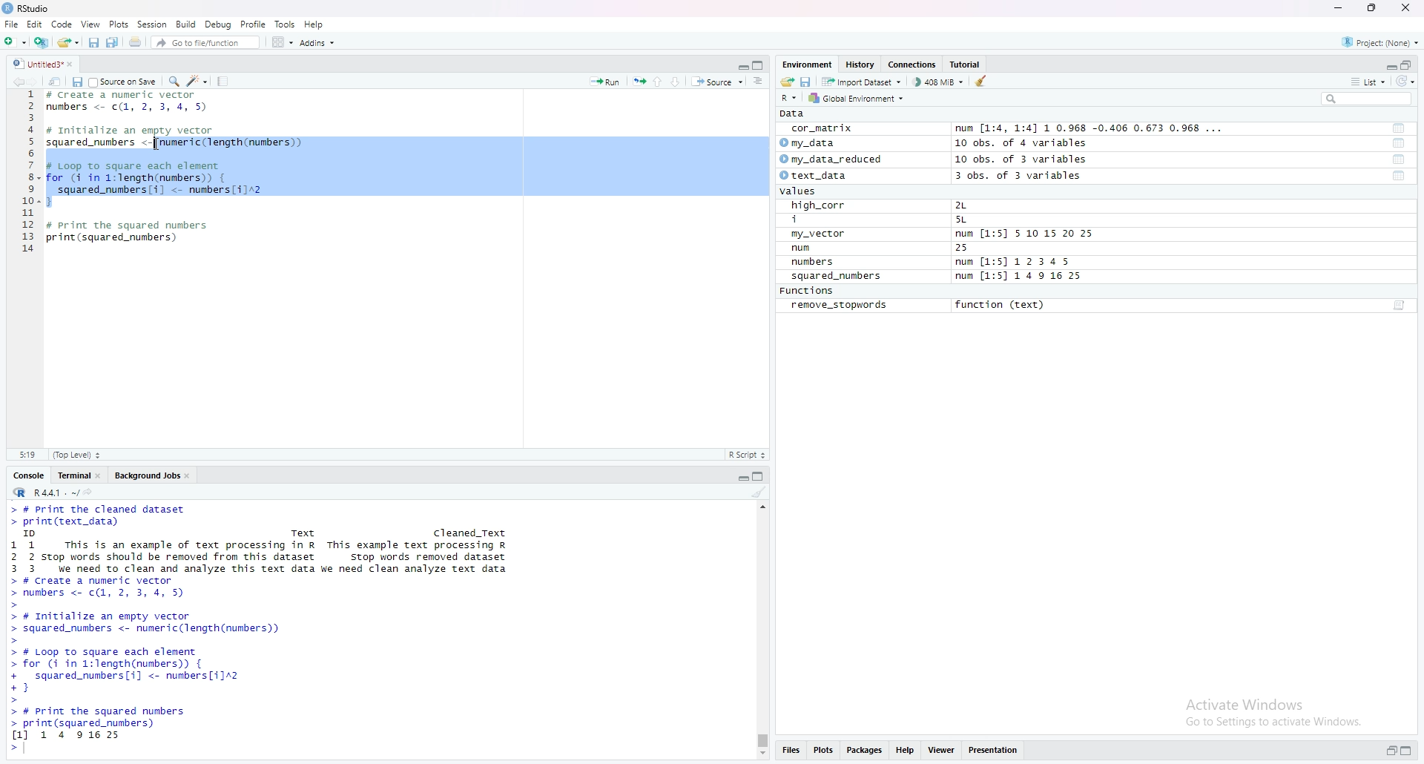 Image resolution: width=1424 pixels, height=764 pixels. I want to click on 2L, so click(969, 205).